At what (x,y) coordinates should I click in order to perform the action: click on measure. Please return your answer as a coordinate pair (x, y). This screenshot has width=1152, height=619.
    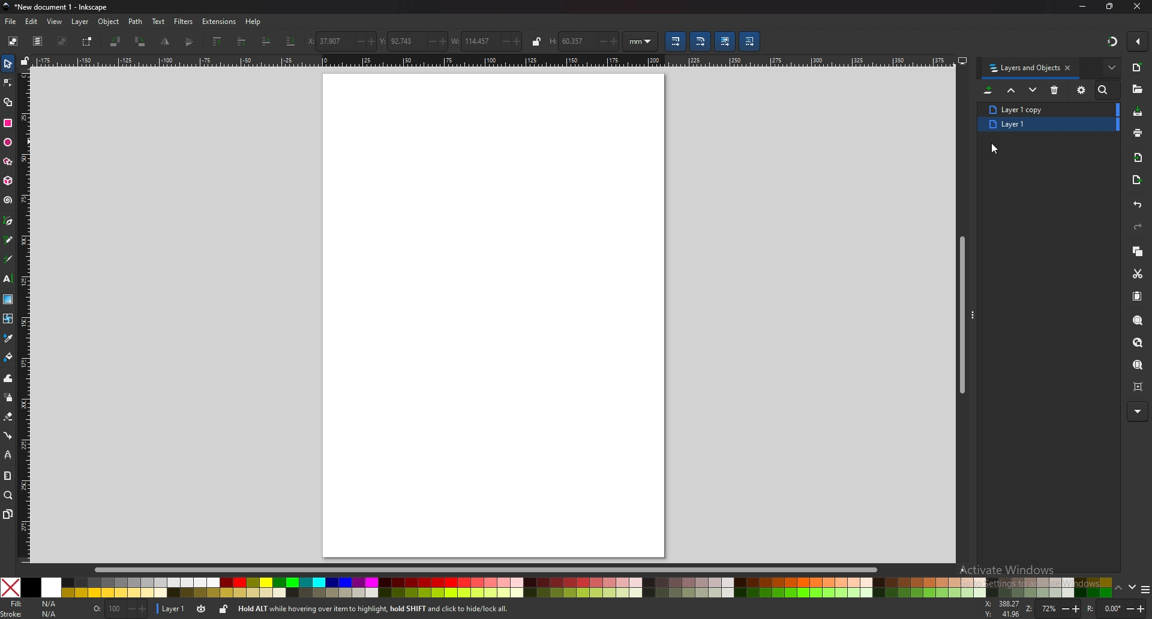
    Looking at the image, I should click on (8, 476).